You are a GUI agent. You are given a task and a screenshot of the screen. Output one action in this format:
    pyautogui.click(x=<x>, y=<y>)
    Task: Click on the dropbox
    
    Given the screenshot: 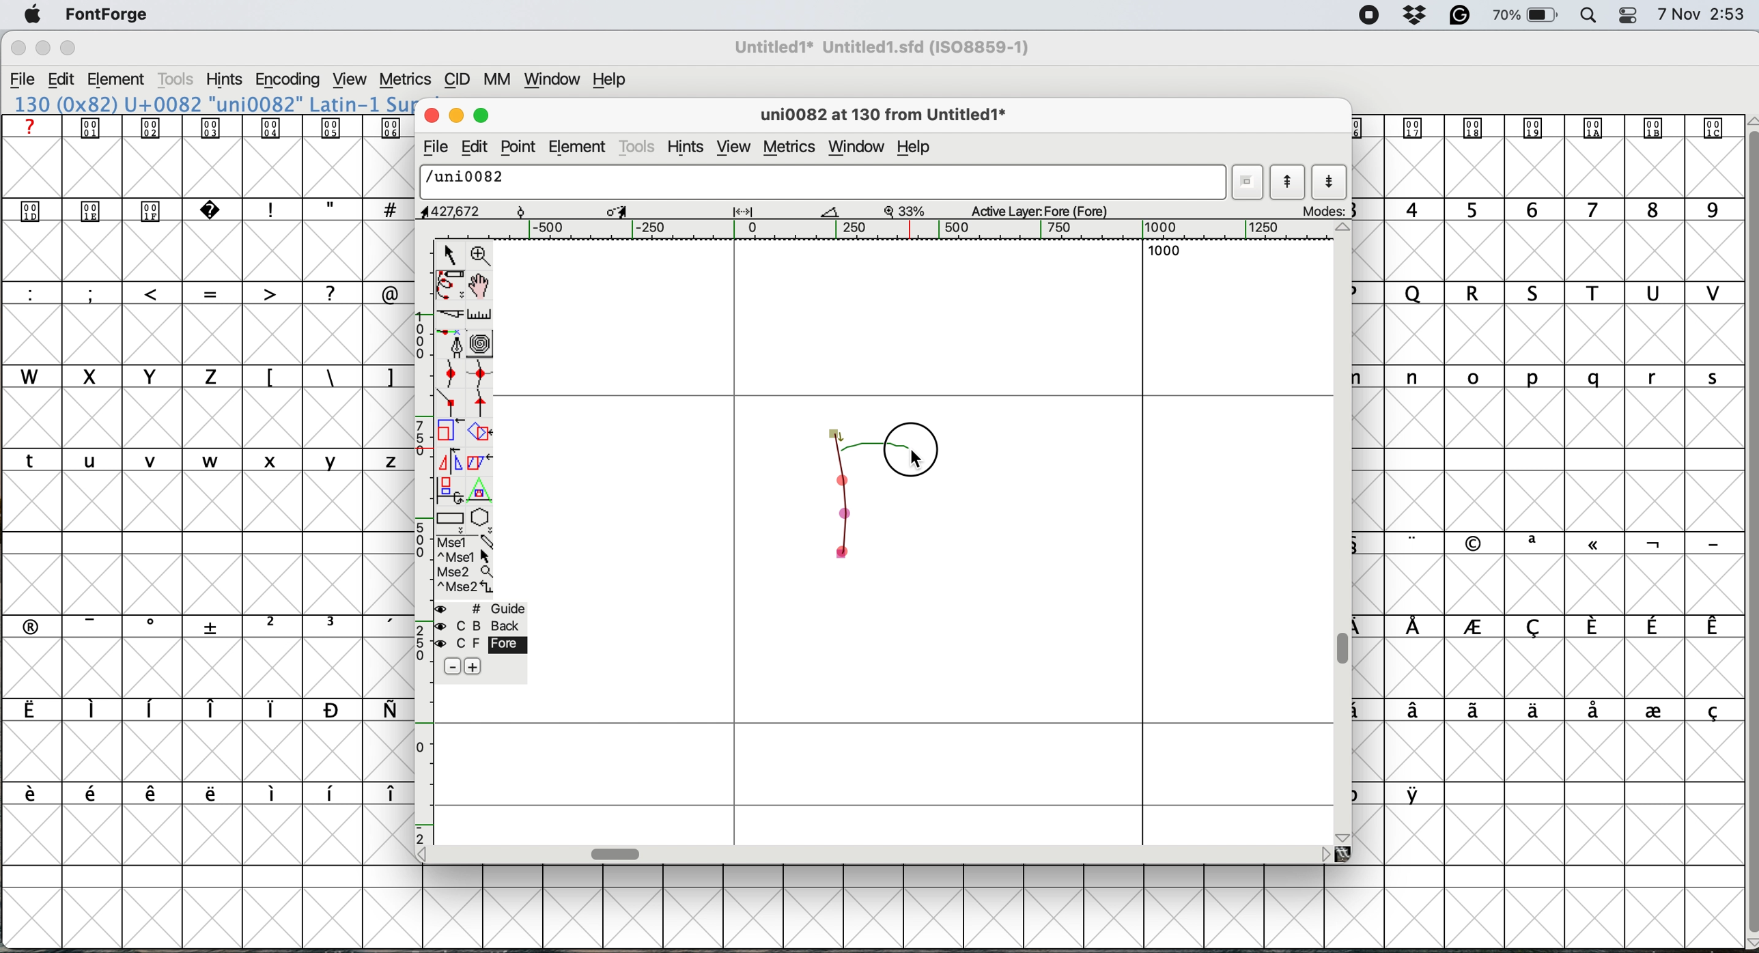 What is the action you would take?
    pyautogui.click(x=1418, y=16)
    